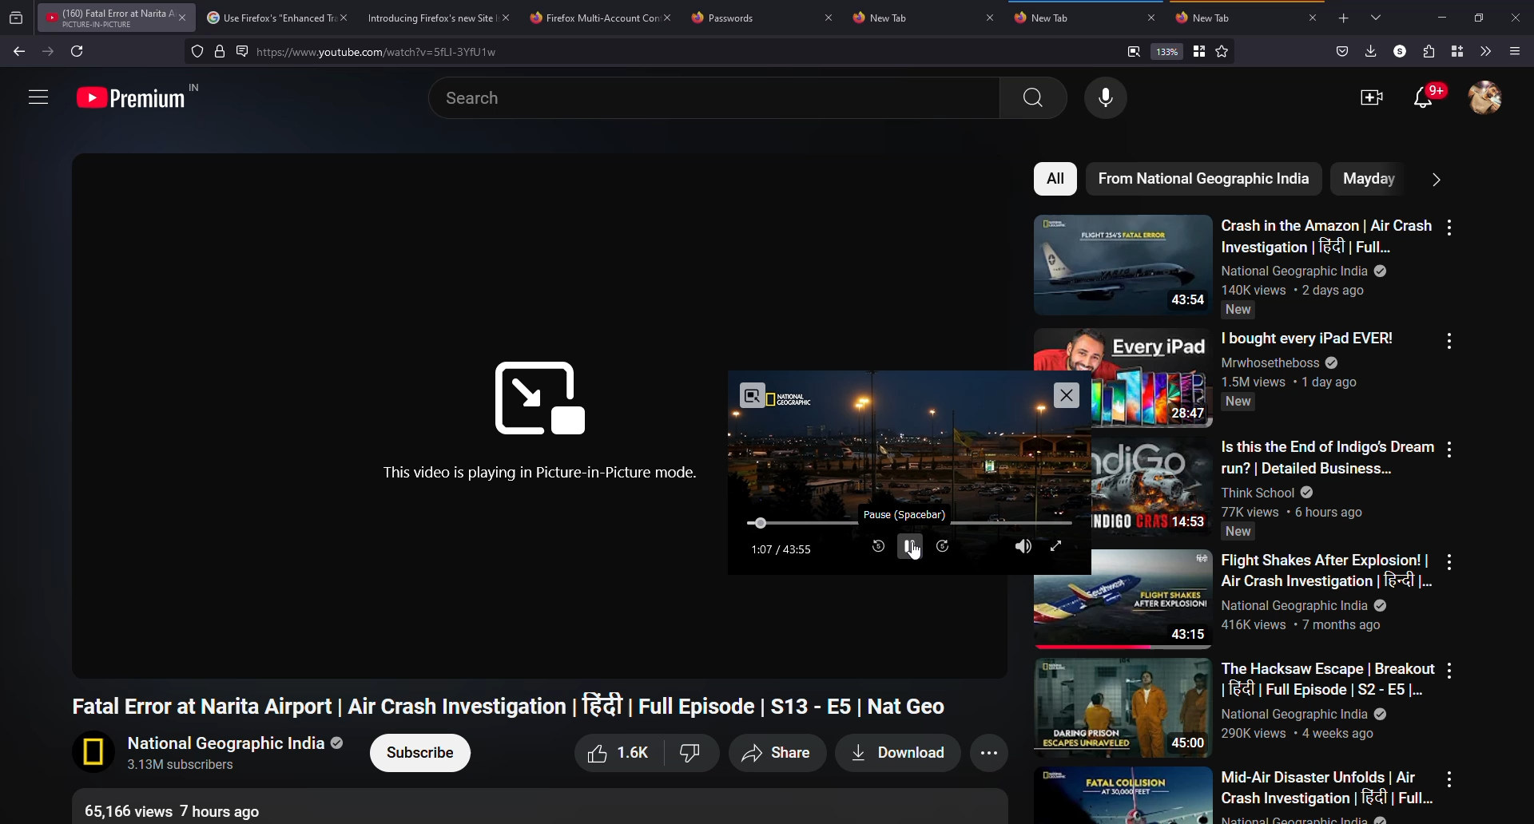 Image resolution: width=1534 pixels, height=824 pixels. I want to click on exit, so click(753, 395).